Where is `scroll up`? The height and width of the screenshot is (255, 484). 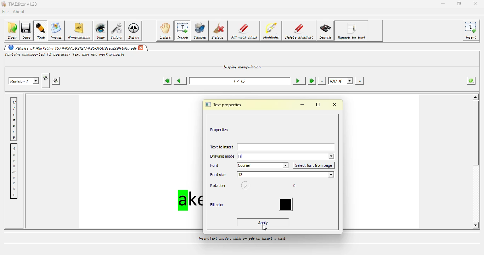 scroll up is located at coordinates (475, 97).